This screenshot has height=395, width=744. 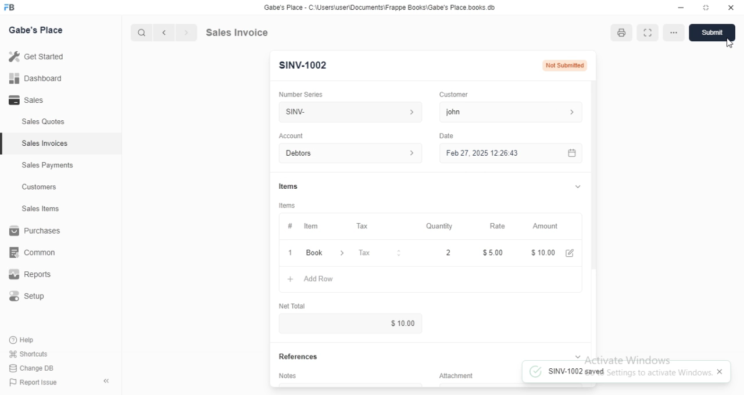 What do you see at coordinates (28, 99) in the screenshot?
I see `Sales` at bounding box center [28, 99].